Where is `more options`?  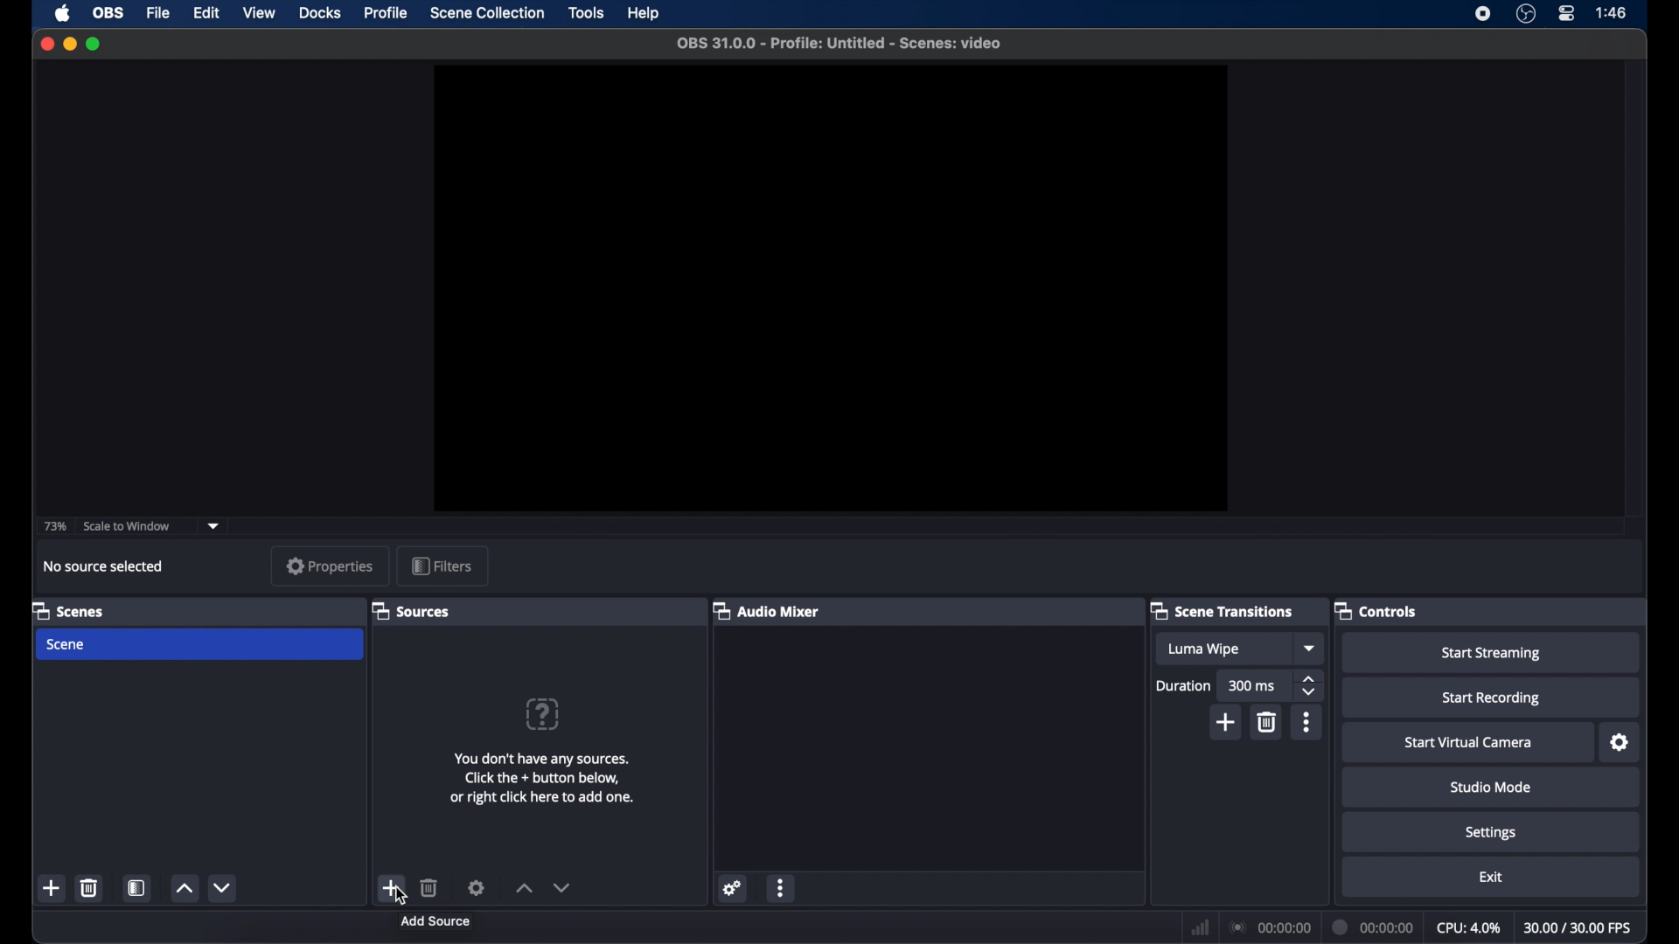
more options is located at coordinates (1308, 722).